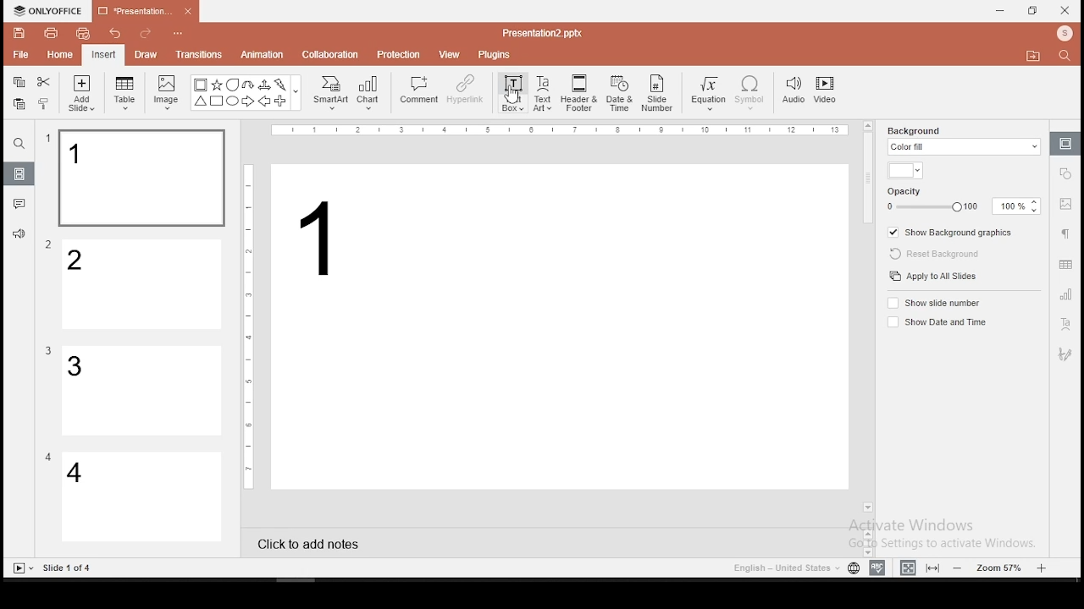 This screenshot has height=609, width=1084. Describe the element at coordinates (853, 568) in the screenshot. I see `language` at that location.